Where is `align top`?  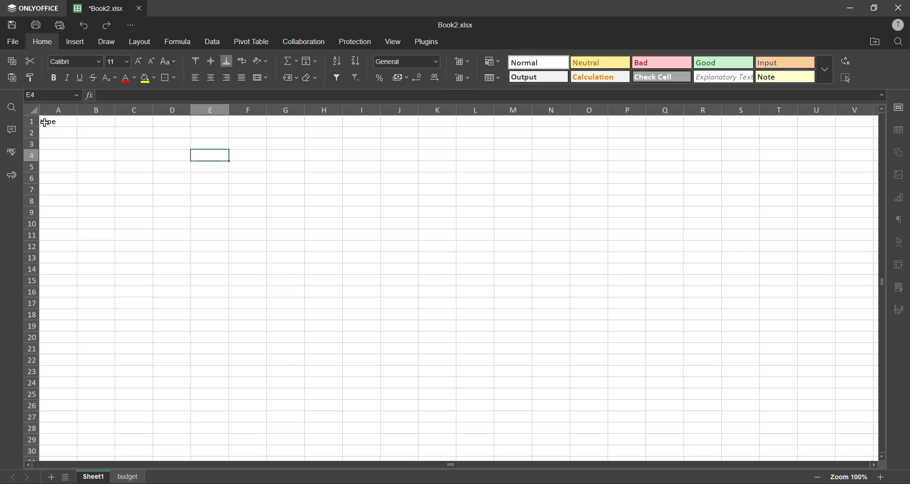 align top is located at coordinates (194, 60).